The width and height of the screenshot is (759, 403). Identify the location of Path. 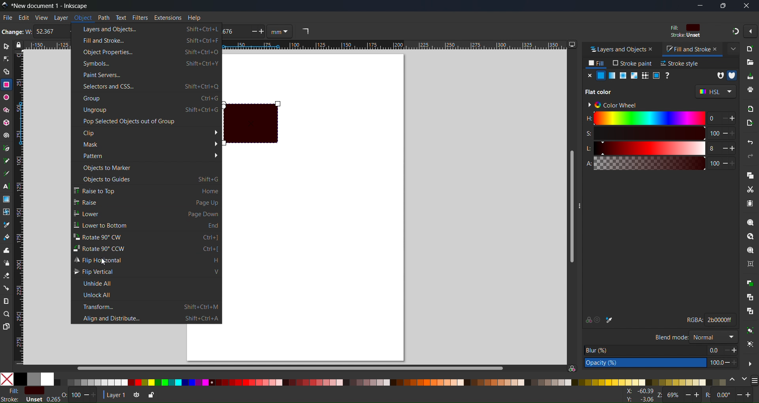
(104, 17).